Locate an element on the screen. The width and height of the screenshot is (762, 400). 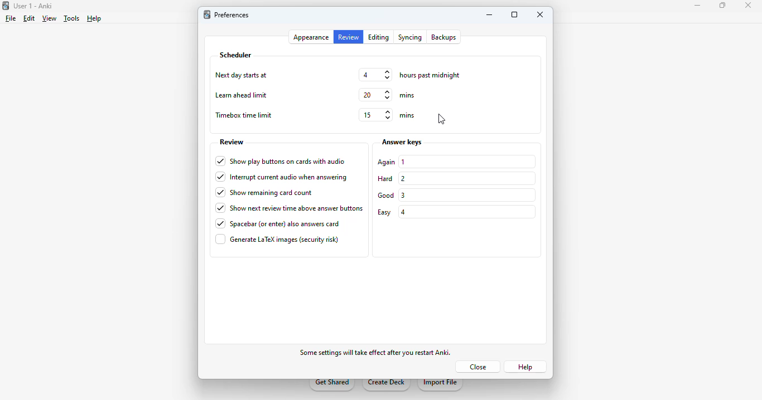
learn ahead limit is located at coordinates (241, 95).